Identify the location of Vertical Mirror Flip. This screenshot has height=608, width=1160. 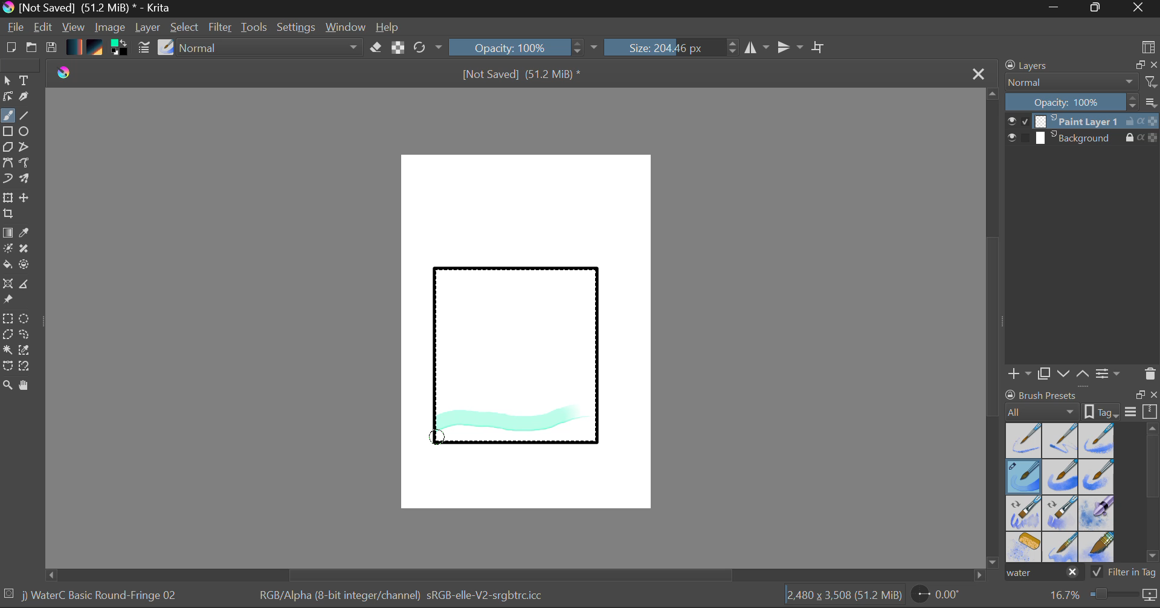
(756, 48).